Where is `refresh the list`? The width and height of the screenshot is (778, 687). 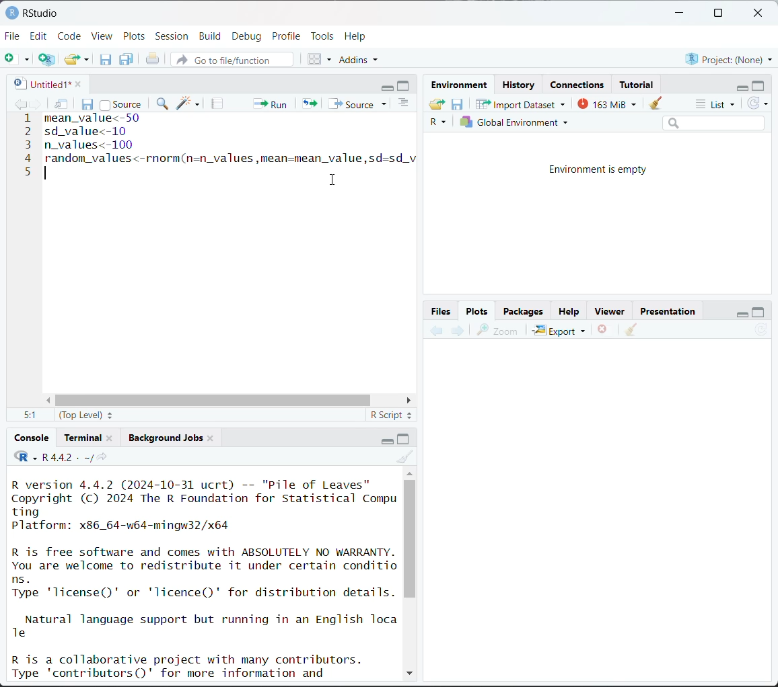
refresh the list is located at coordinates (758, 104).